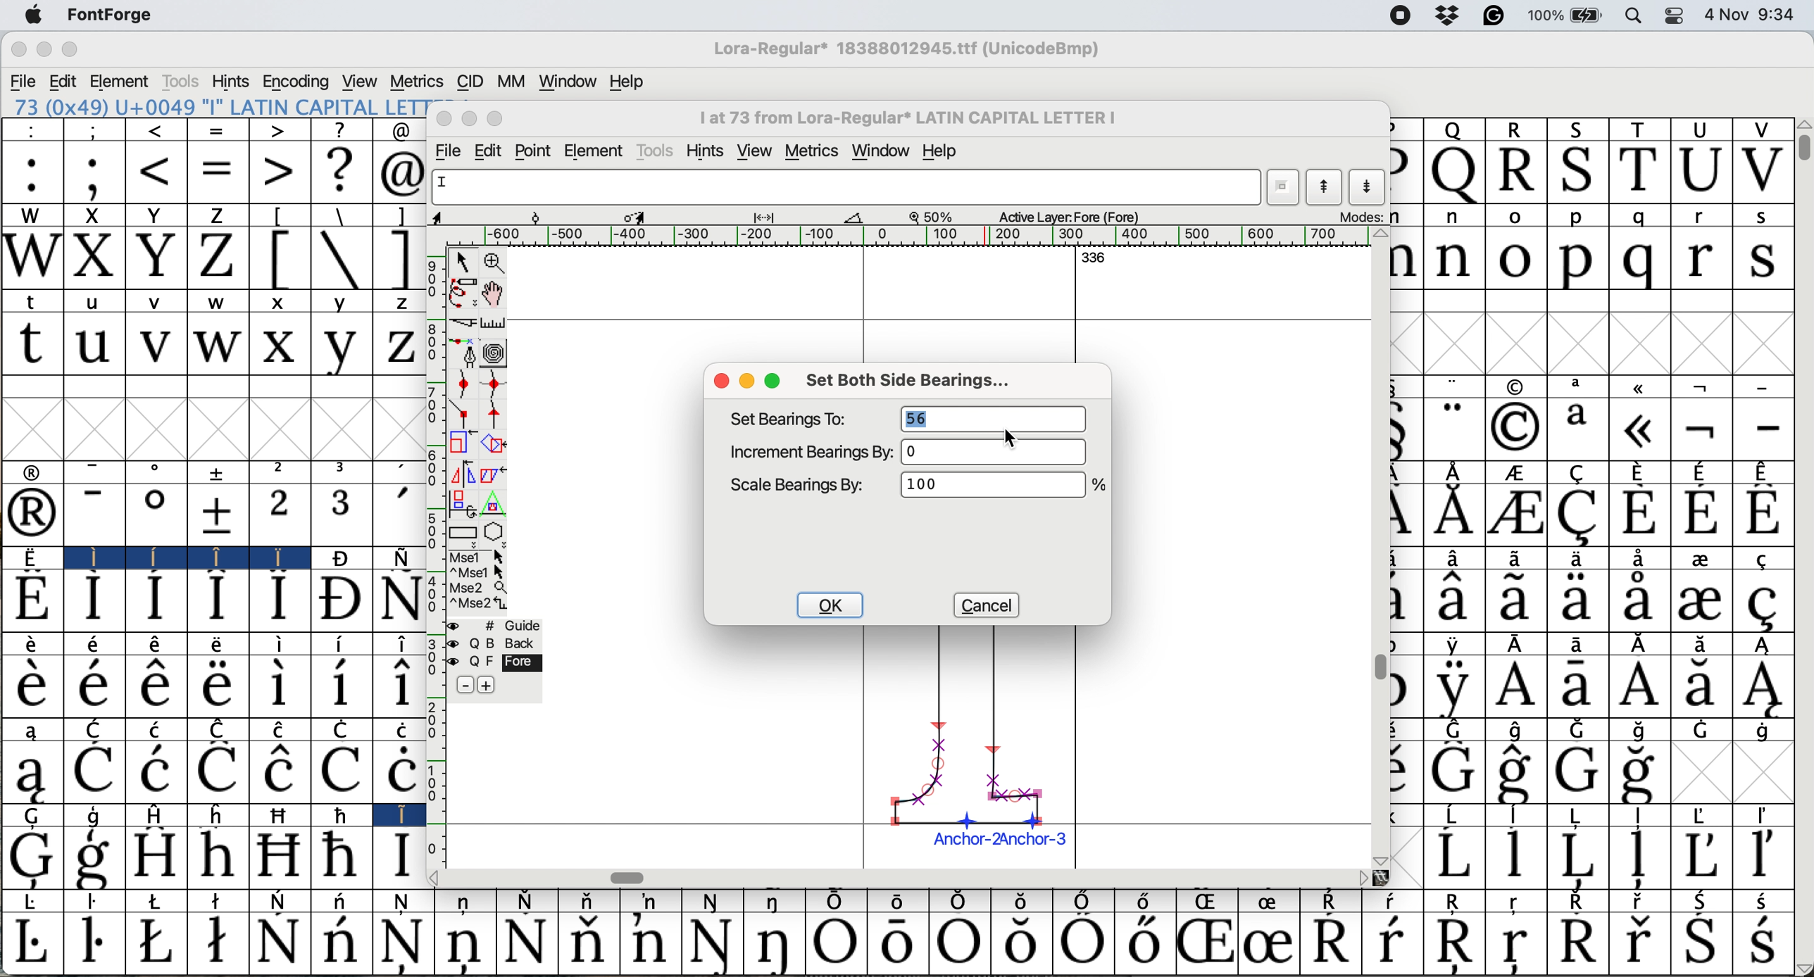 This screenshot has width=1814, height=977. Describe the element at coordinates (1381, 666) in the screenshot. I see `vertical scroll bar` at that location.